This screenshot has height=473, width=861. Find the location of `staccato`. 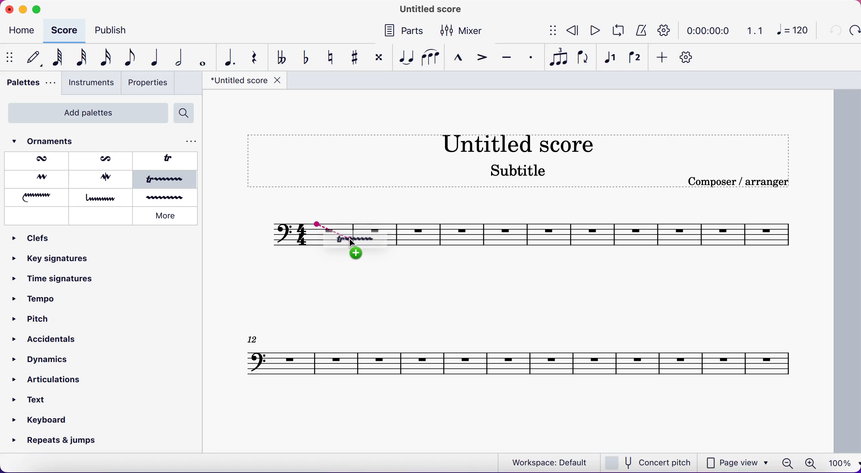

staccato is located at coordinates (529, 57).